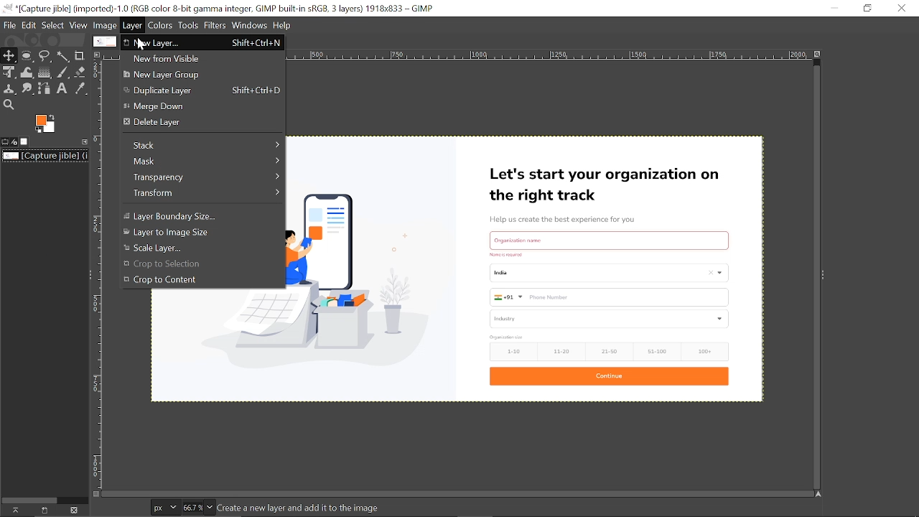  I want to click on Zoom tool, so click(8, 104).